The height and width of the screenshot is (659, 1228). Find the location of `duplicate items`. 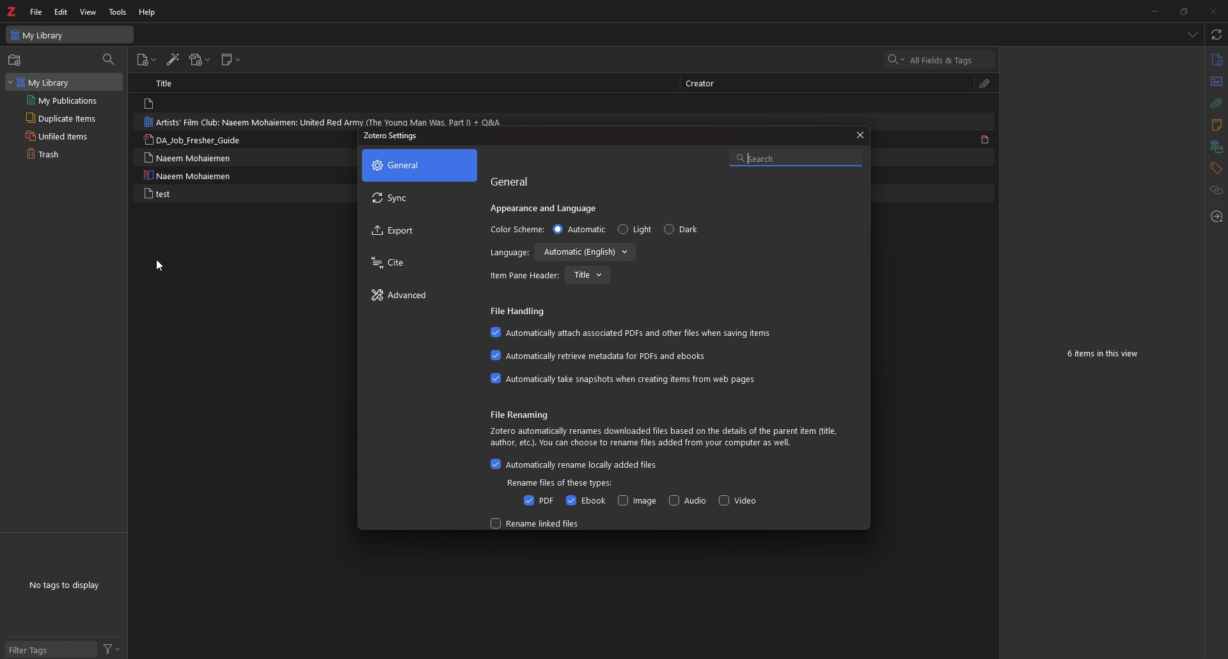

duplicate items is located at coordinates (67, 117).